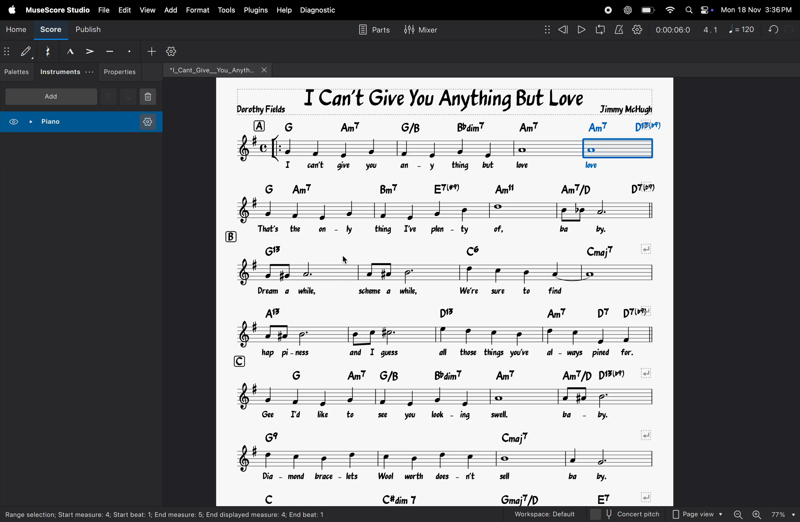  Describe the element at coordinates (458, 437) in the screenshot. I see `chord symbols` at that location.